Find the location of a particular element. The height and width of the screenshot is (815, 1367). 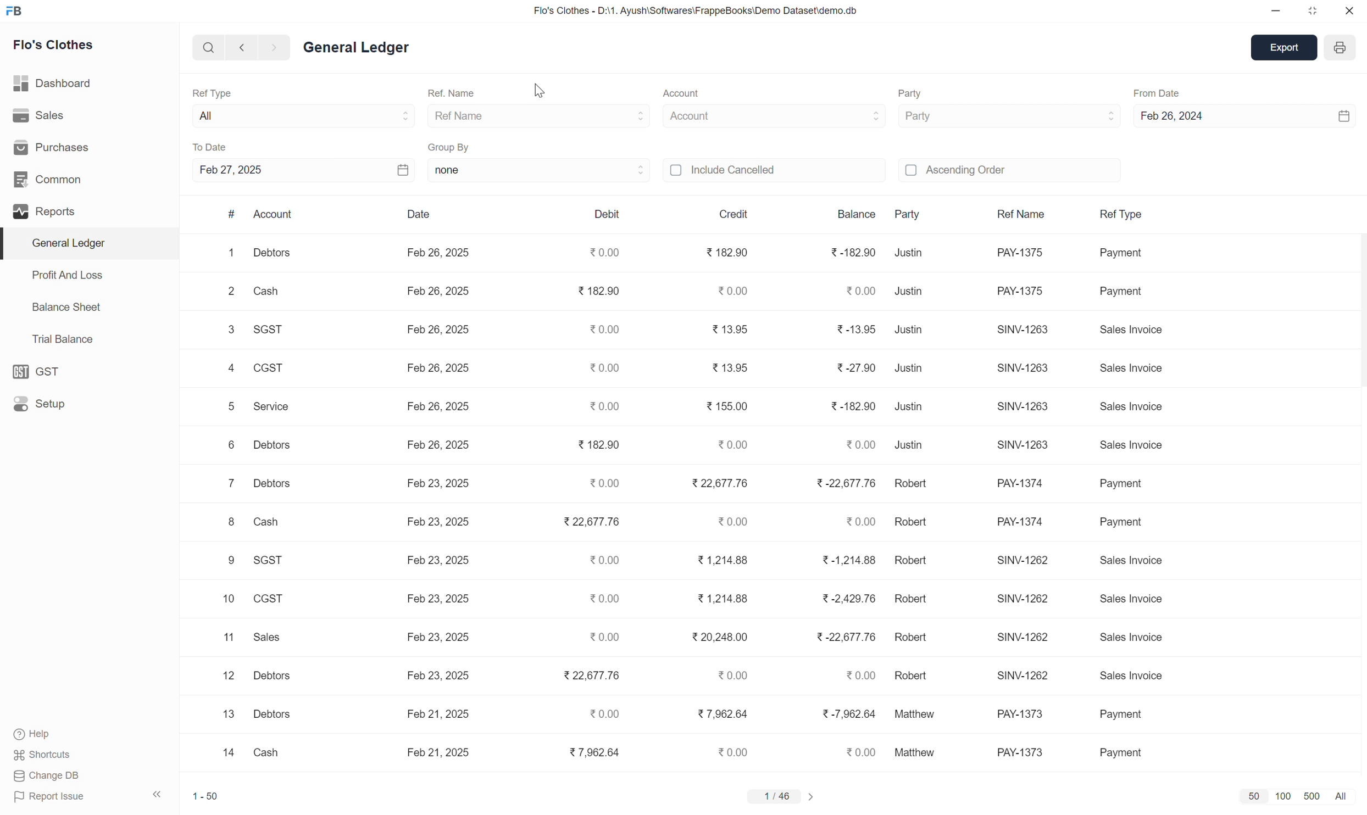

14 is located at coordinates (228, 752).